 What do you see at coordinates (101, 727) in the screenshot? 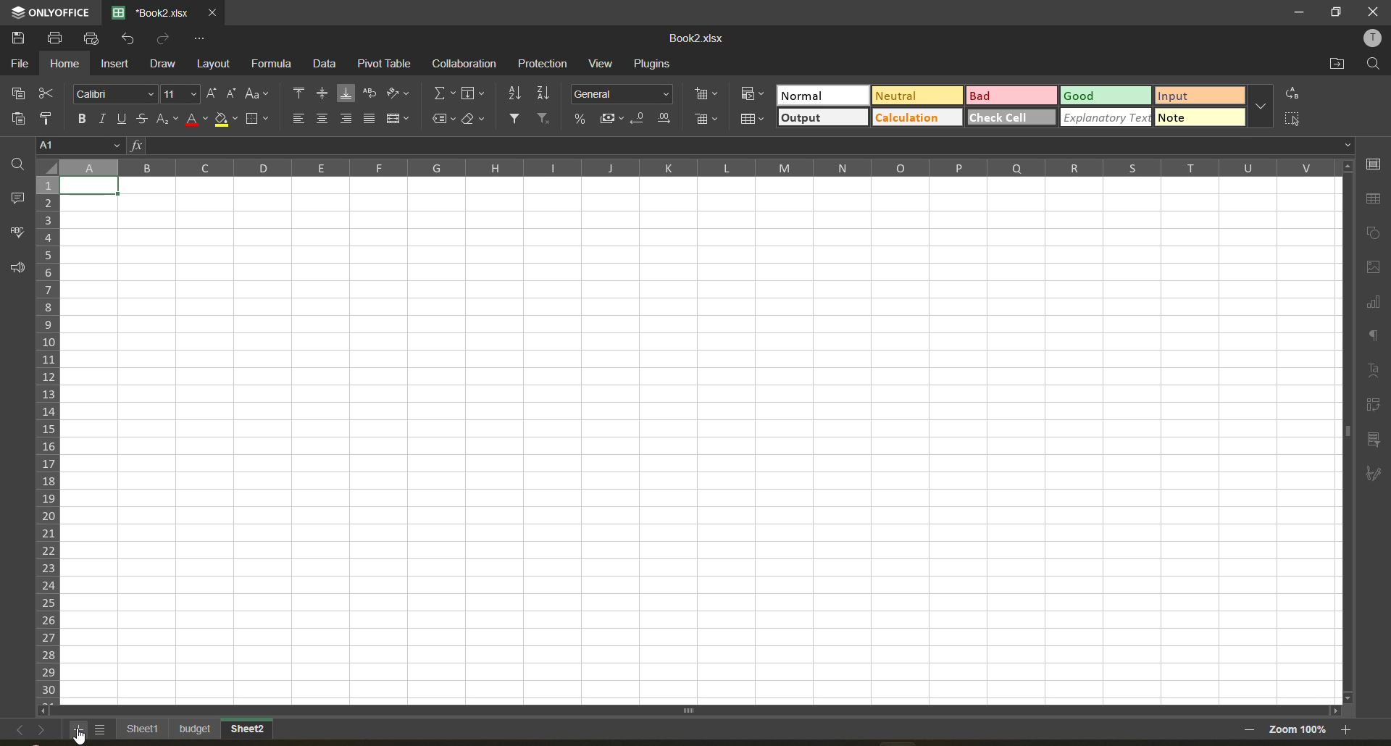
I see `list of sheets` at bounding box center [101, 727].